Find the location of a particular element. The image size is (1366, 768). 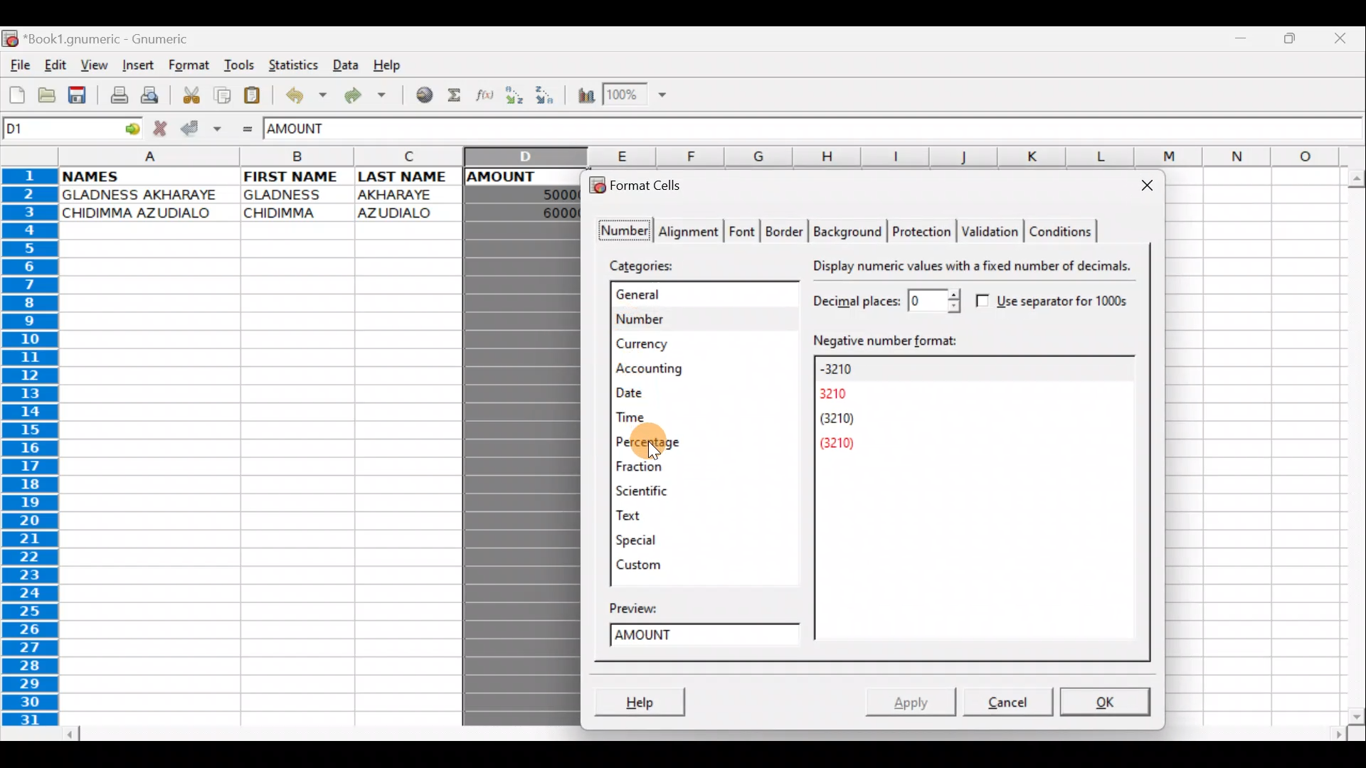

Accept change is located at coordinates (200, 129).